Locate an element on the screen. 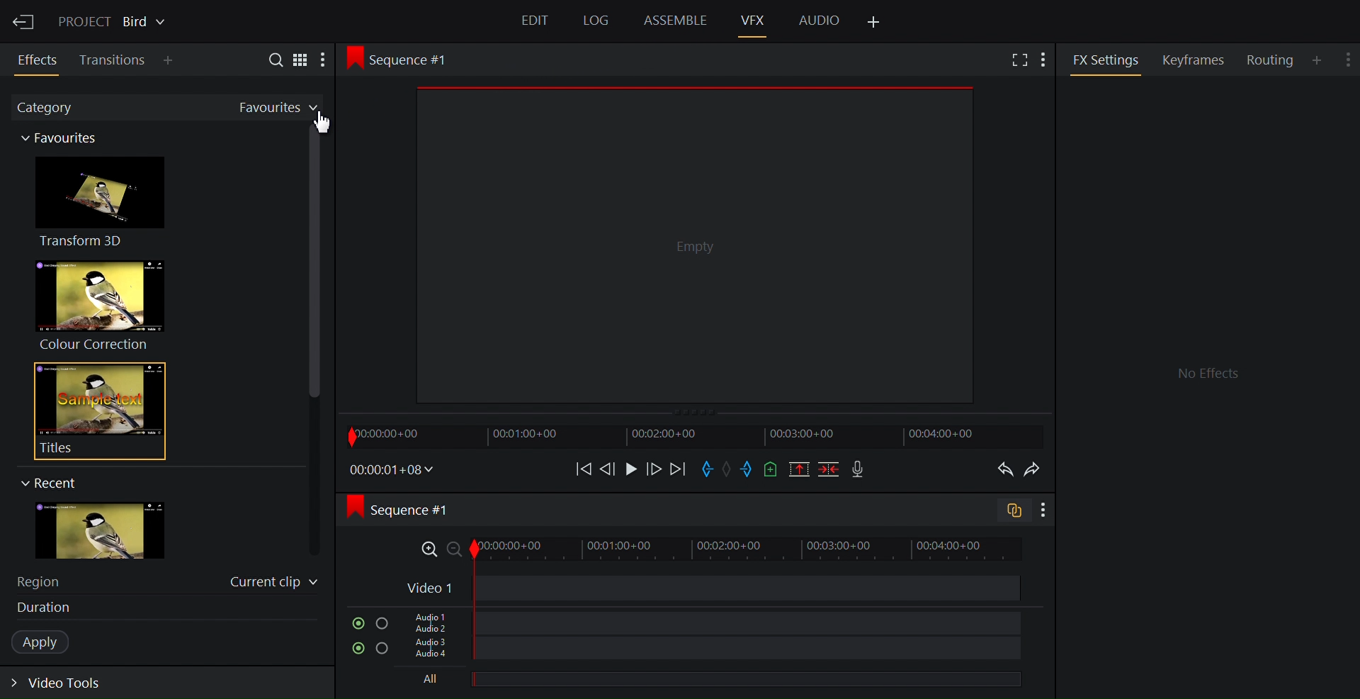 The height and width of the screenshot is (699, 1360). Apply is located at coordinates (47, 642).